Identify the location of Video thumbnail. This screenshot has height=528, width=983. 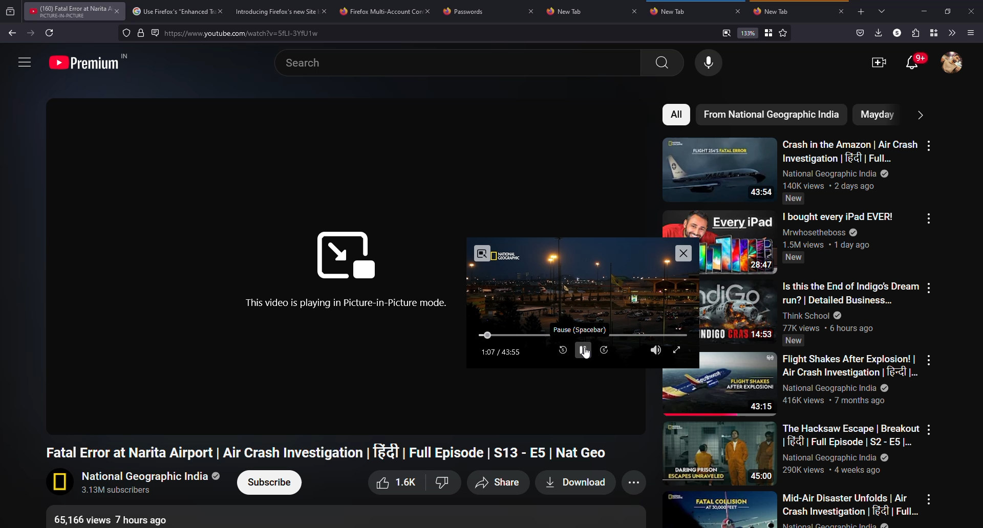
(739, 312).